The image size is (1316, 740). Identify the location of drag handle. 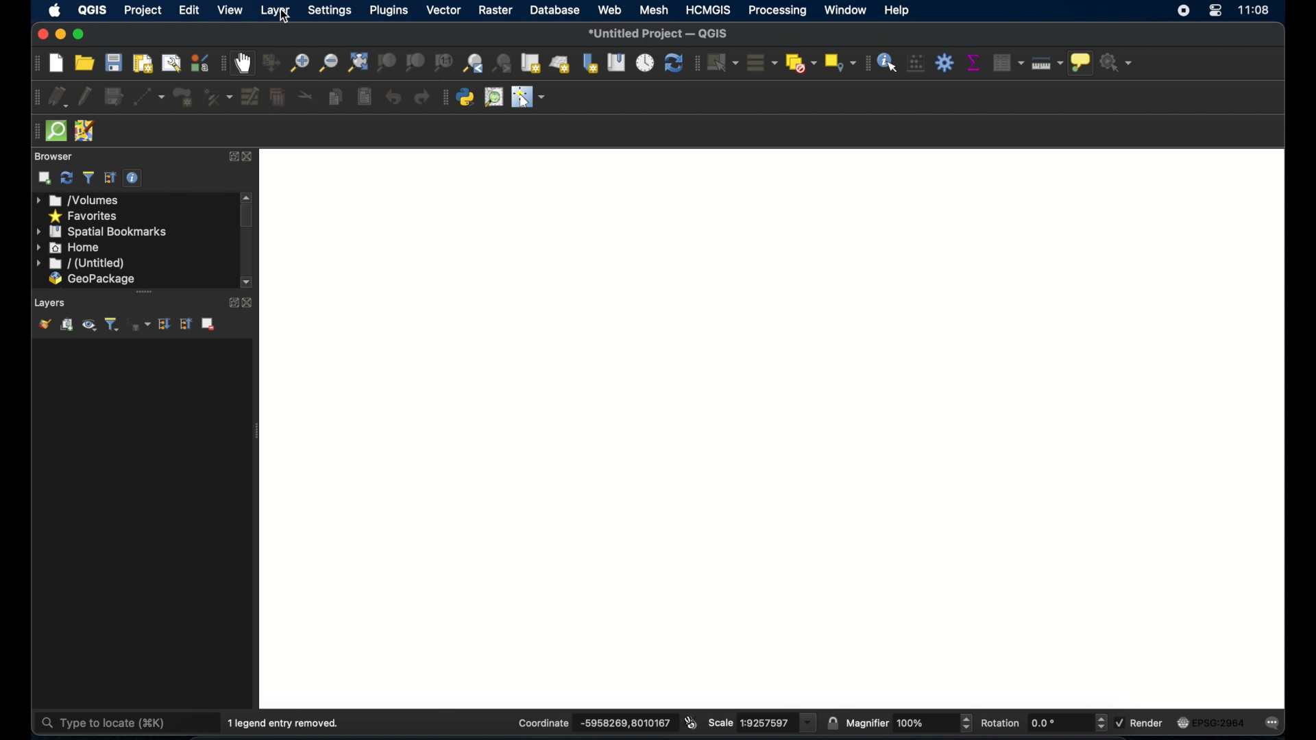
(145, 291).